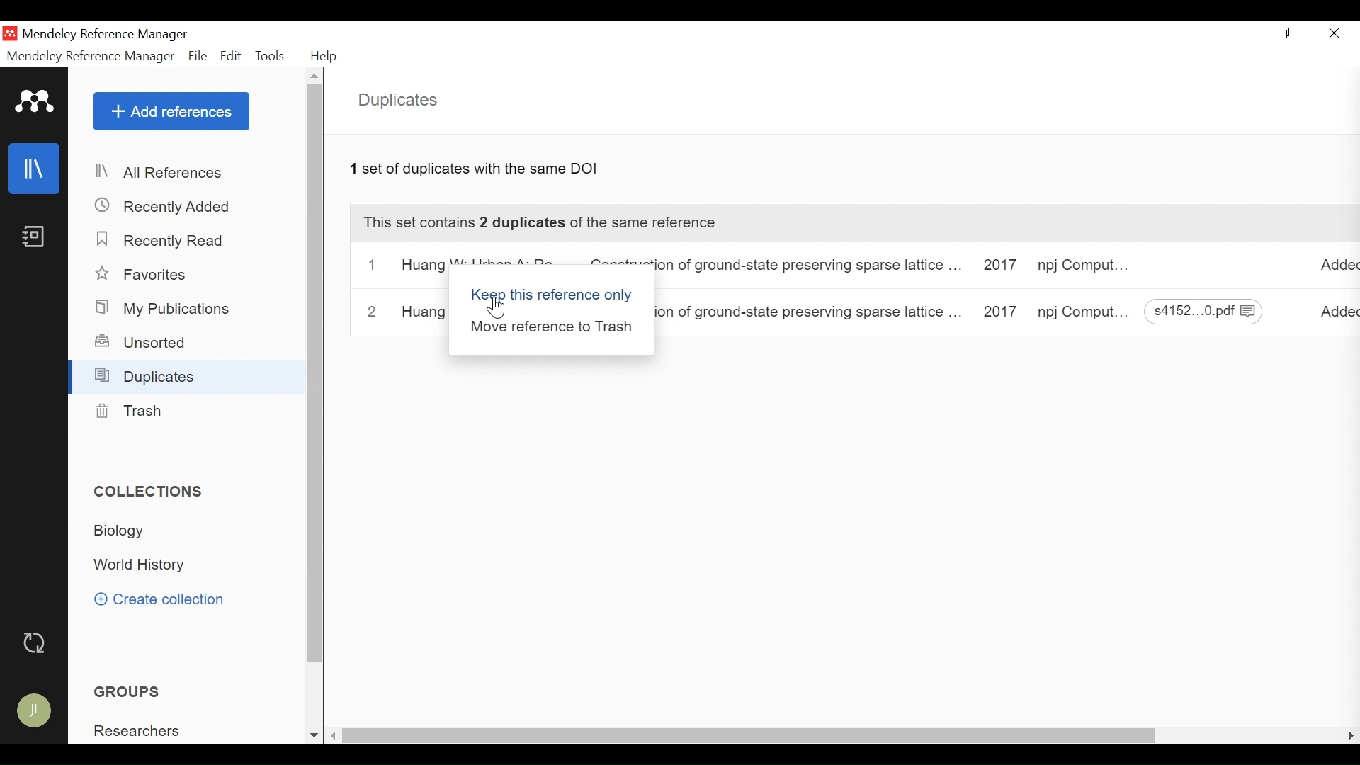  What do you see at coordinates (35, 641) in the screenshot?
I see `Sync` at bounding box center [35, 641].